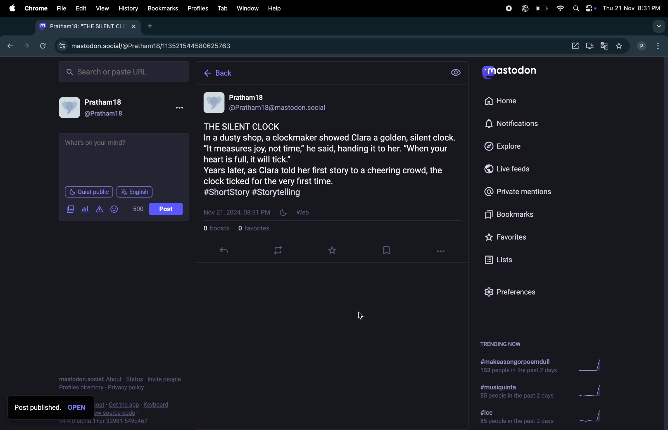 This screenshot has width=668, height=430. Describe the element at coordinates (247, 96) in the screenshot. I see `name` at that location.